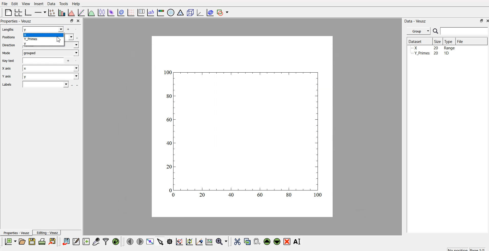 This screenshot has height=251, width=489. What do you see at coordinates (416, 20) in the screenshot?
I see `Data - Veusz` at bounding box center [416, 20].